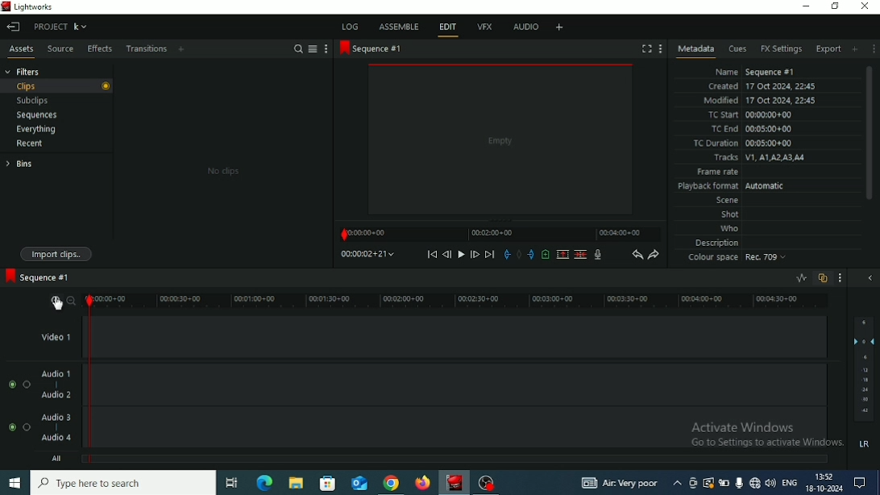 The height and width of the screenshot is (495, 880). Describe the element at coordinates (57, 86) in the screenshot. I see `Clips` at that location.